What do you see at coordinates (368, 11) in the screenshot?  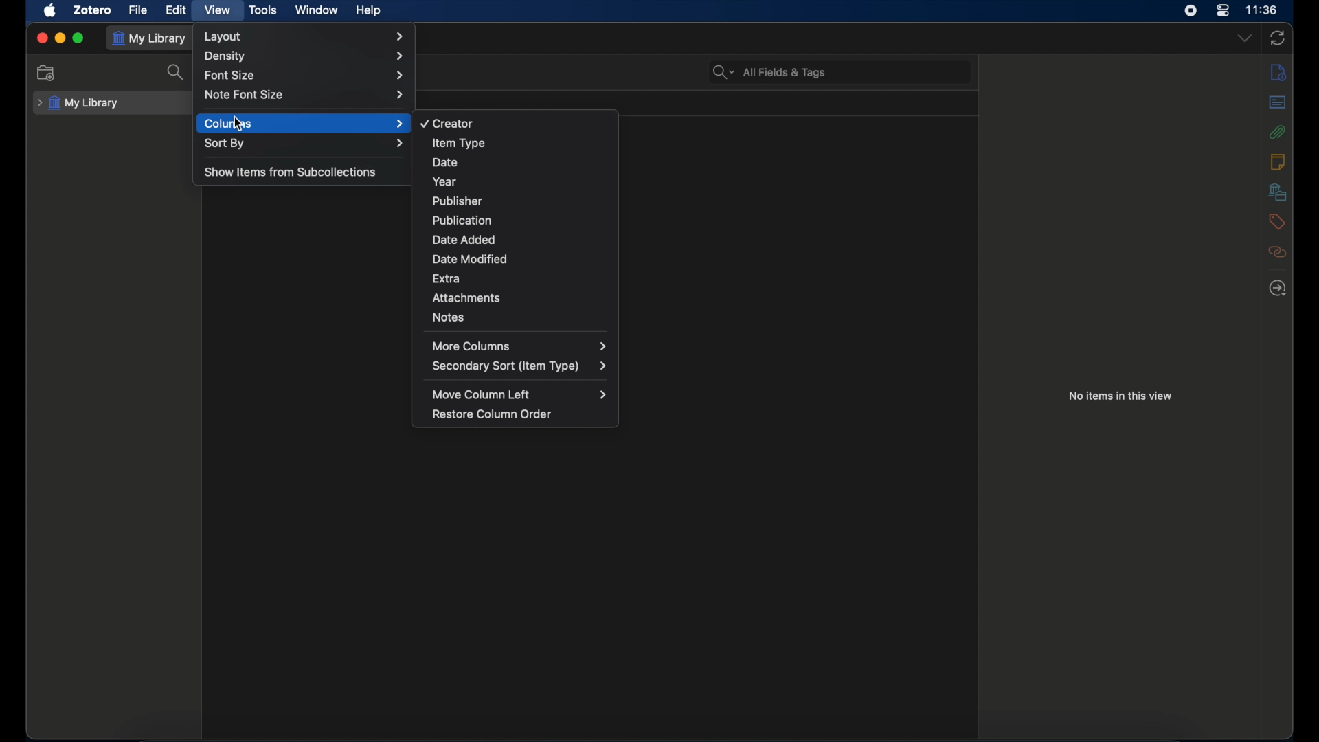 I see `help` at bounding box center [368, 11].